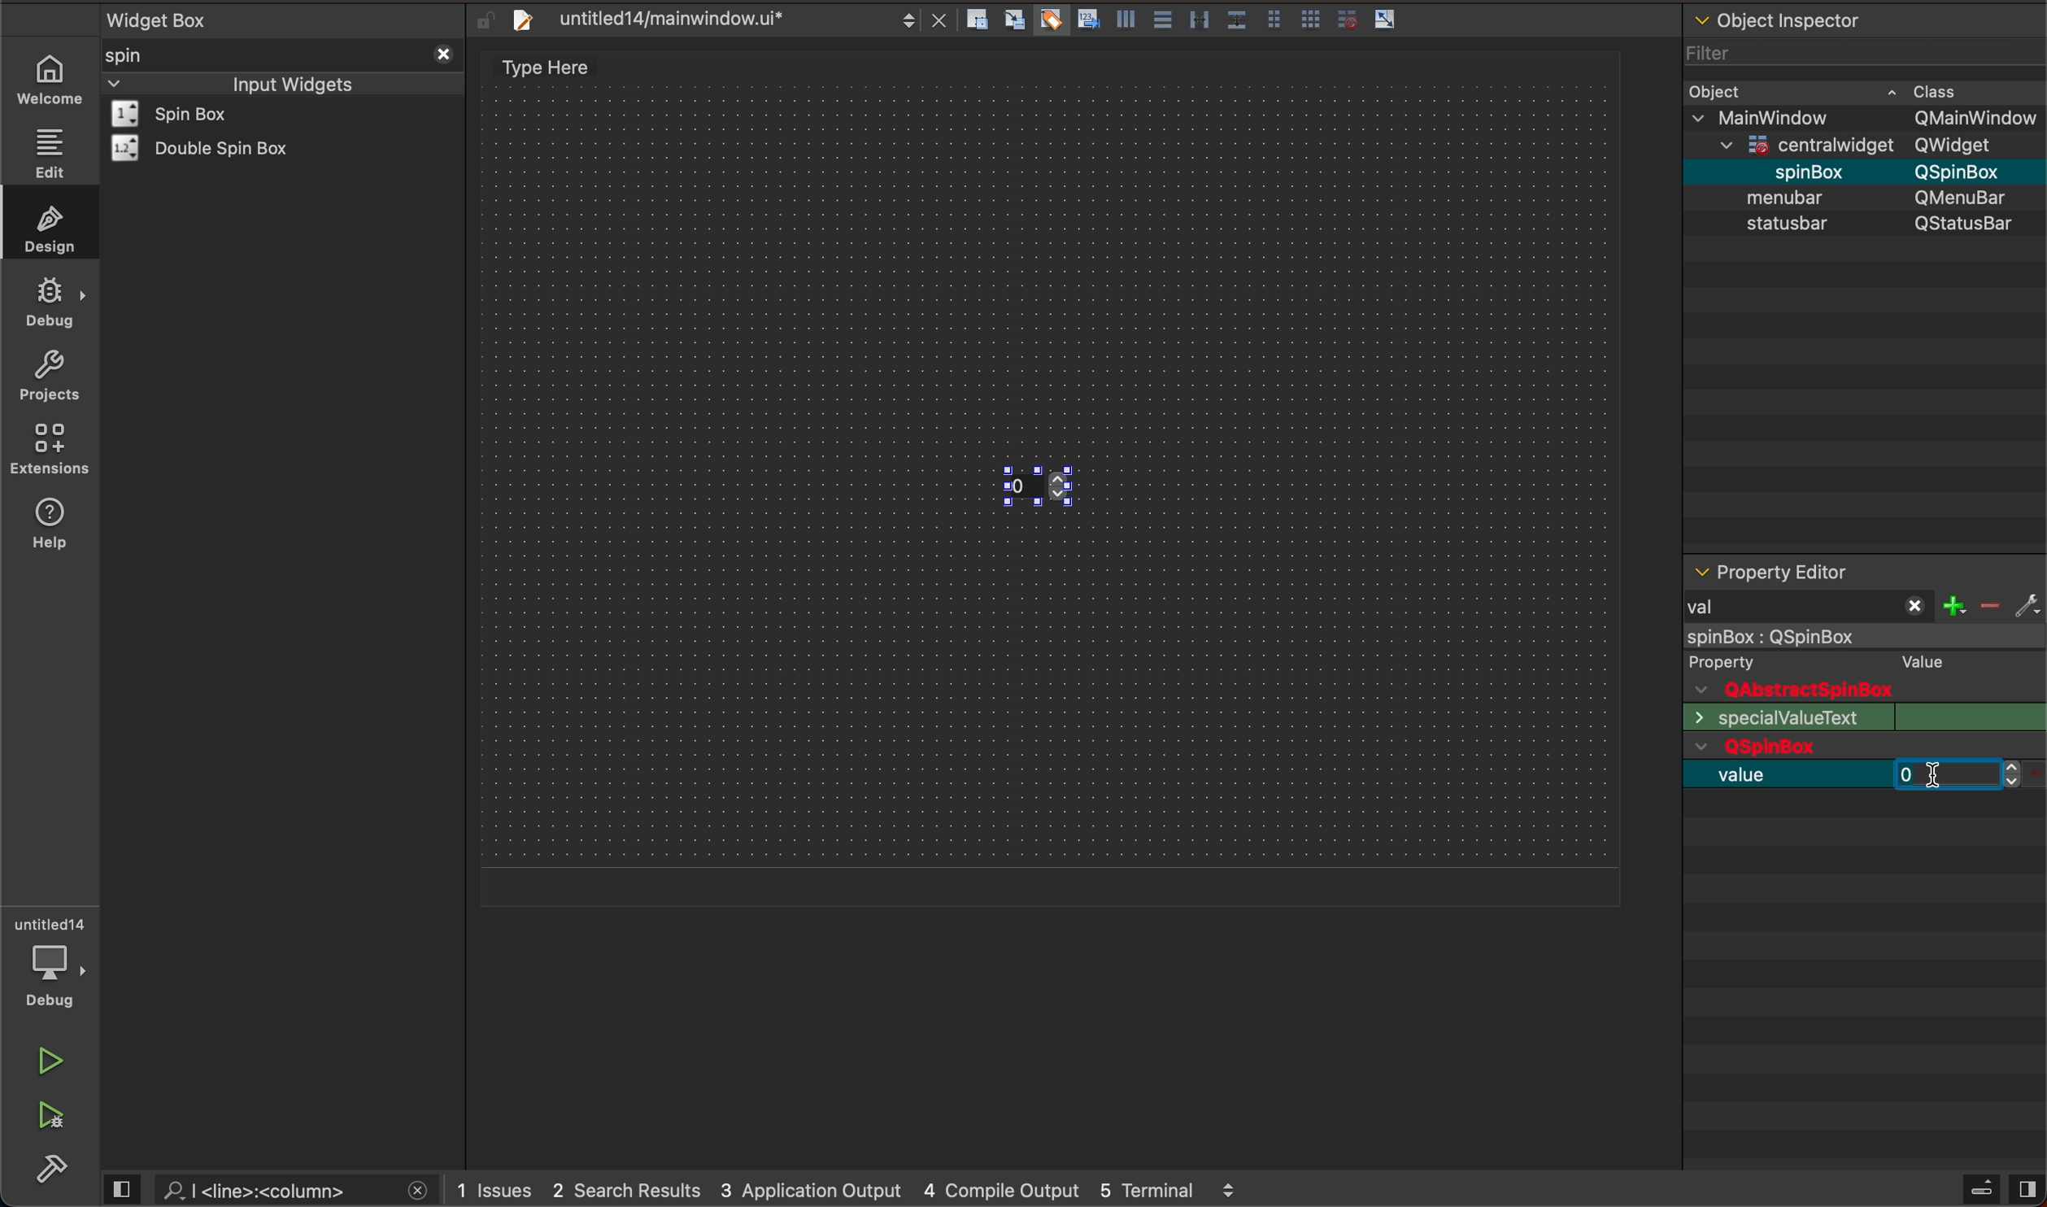  I want to click on close, so click(441, 52).